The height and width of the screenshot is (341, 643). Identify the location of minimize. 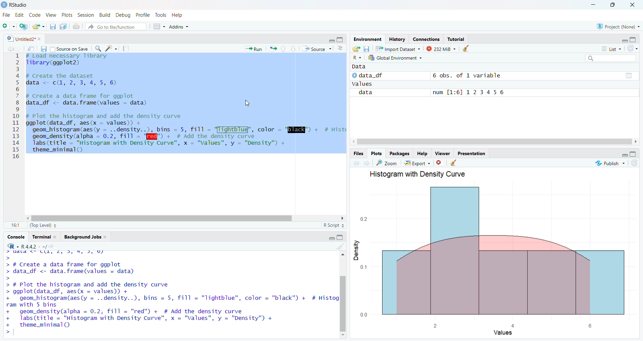
(592, 5).